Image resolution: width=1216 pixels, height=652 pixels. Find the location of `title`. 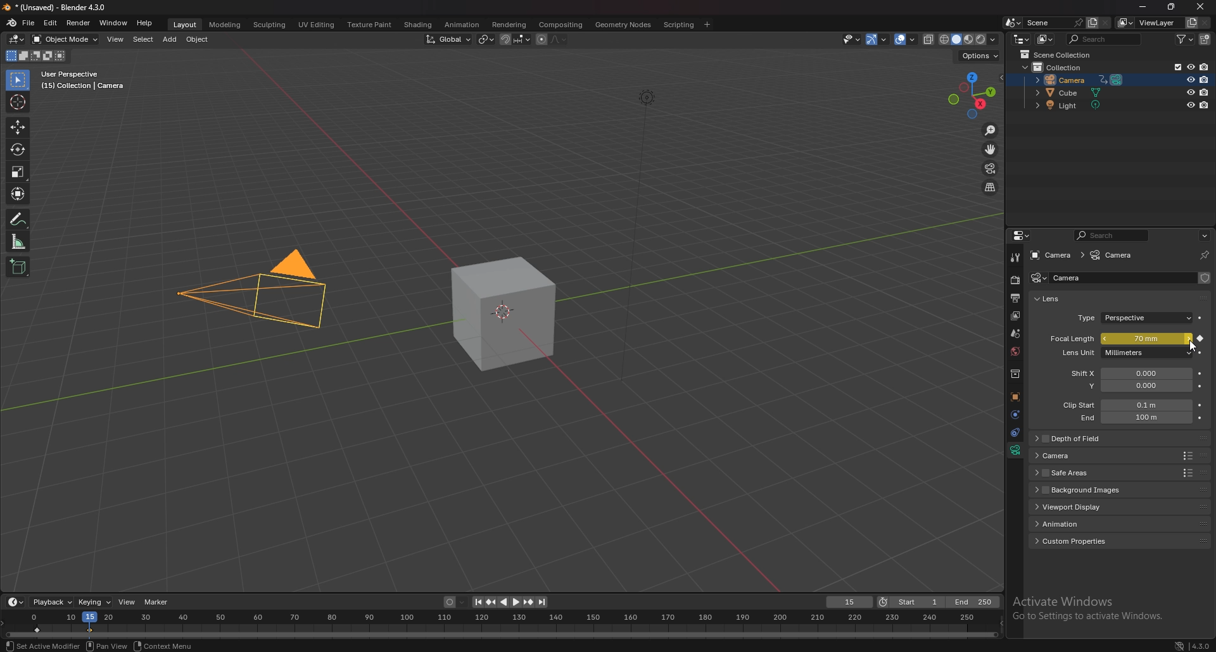

title is located at coordinates (58, 7).